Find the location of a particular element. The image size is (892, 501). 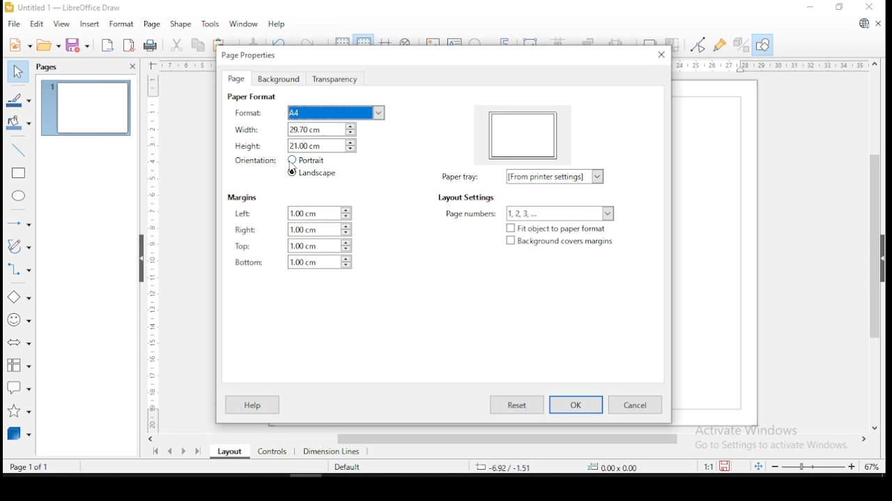

Page Info is located at coordinates (40, 466).